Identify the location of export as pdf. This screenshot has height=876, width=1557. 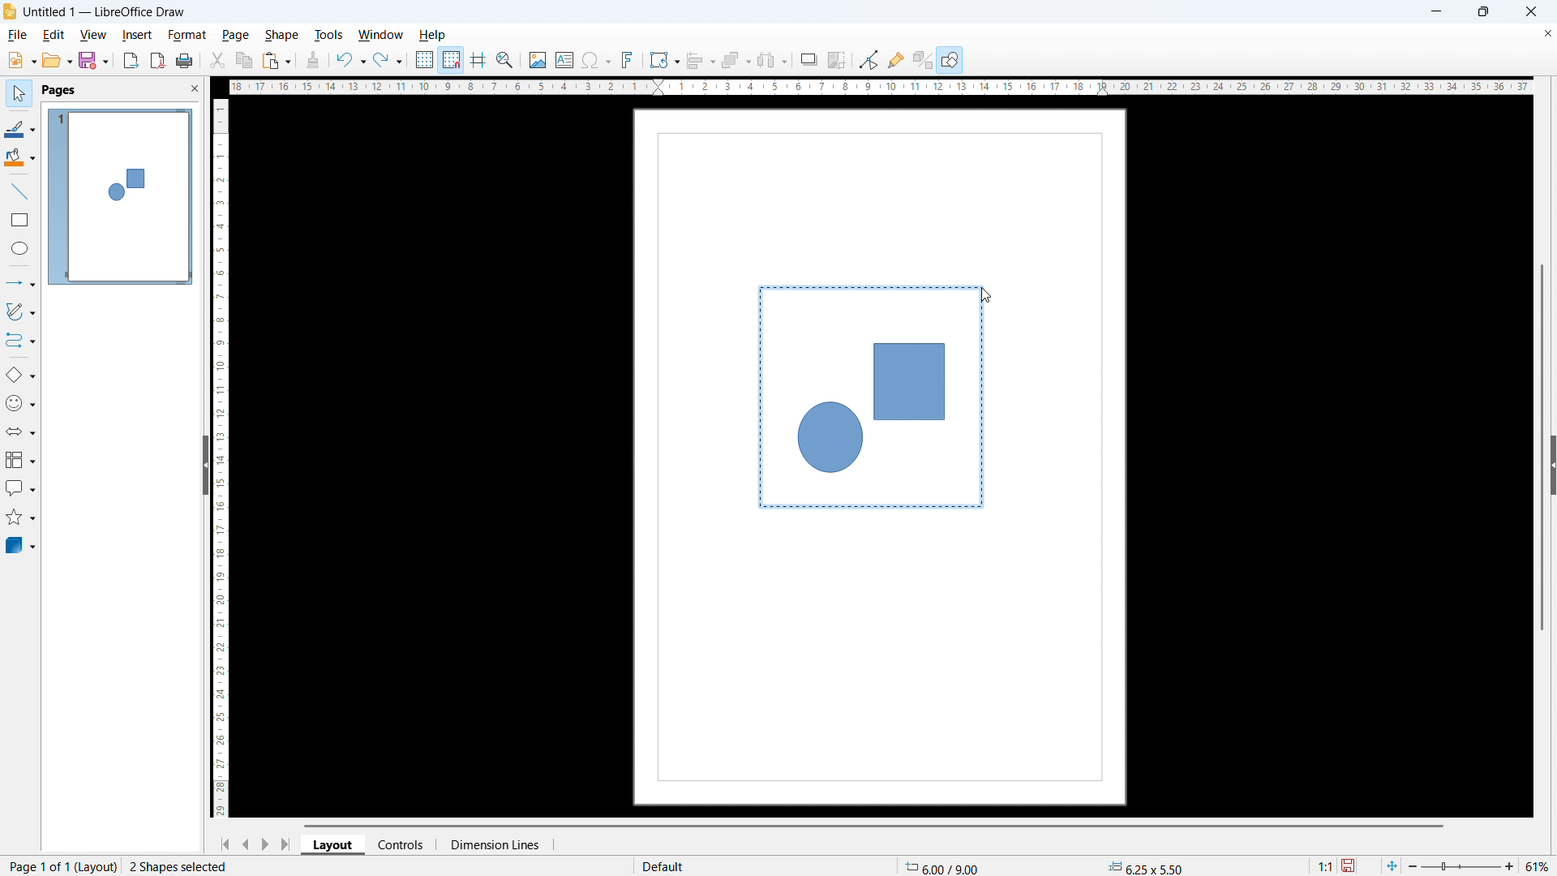
(158, 61).